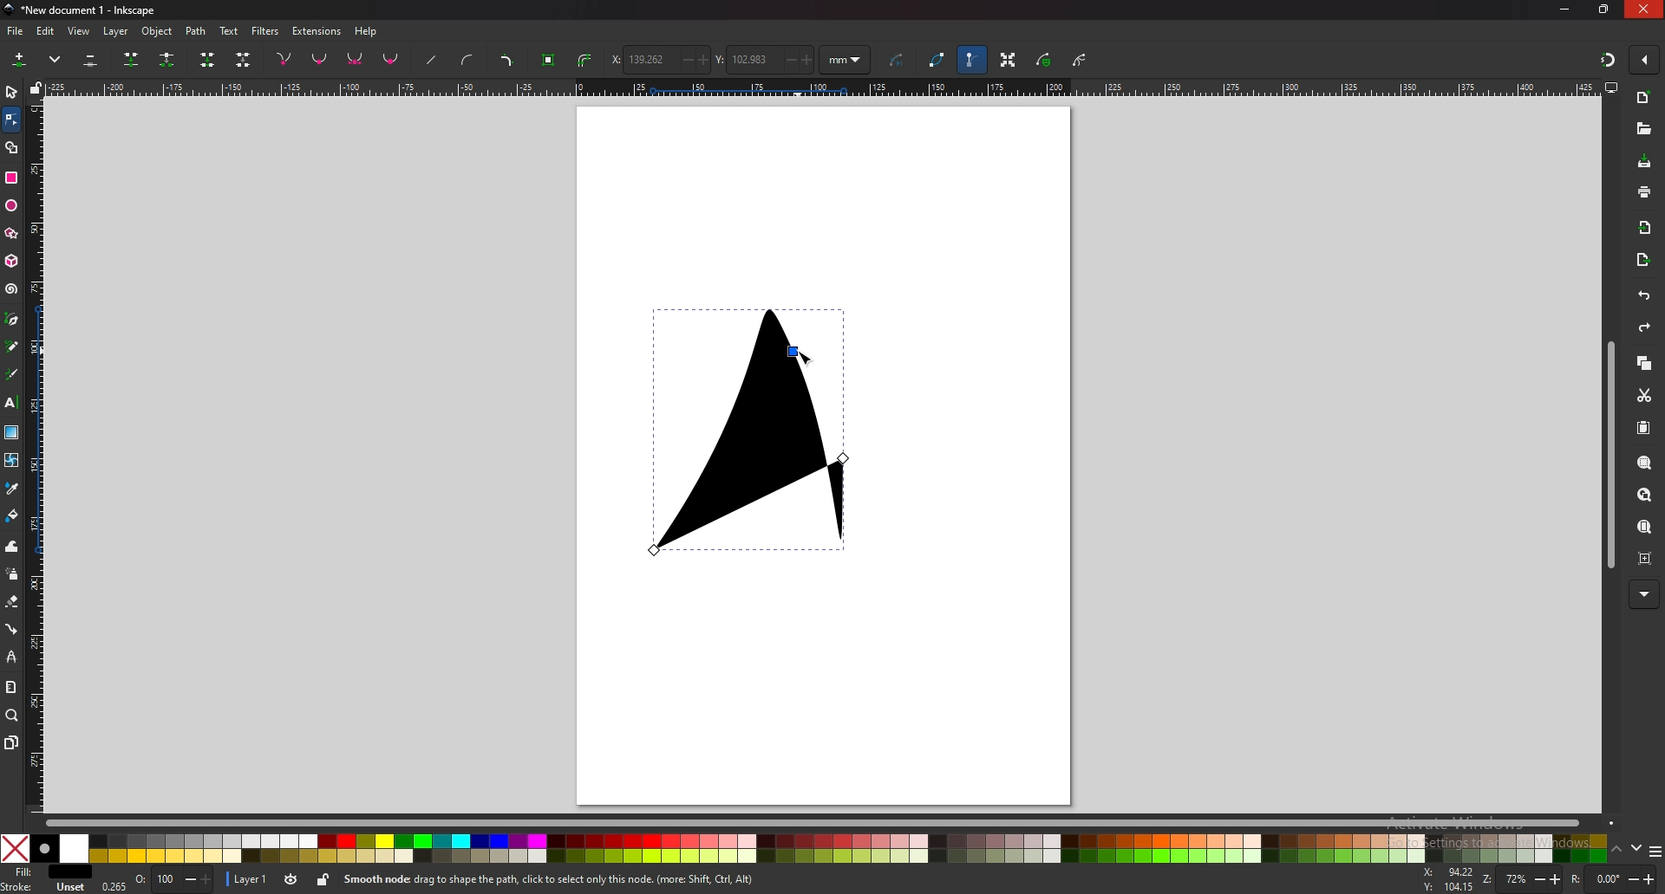  Describe the element at coordinates (265, 31) in the screenshot. I see `filters` at that location.